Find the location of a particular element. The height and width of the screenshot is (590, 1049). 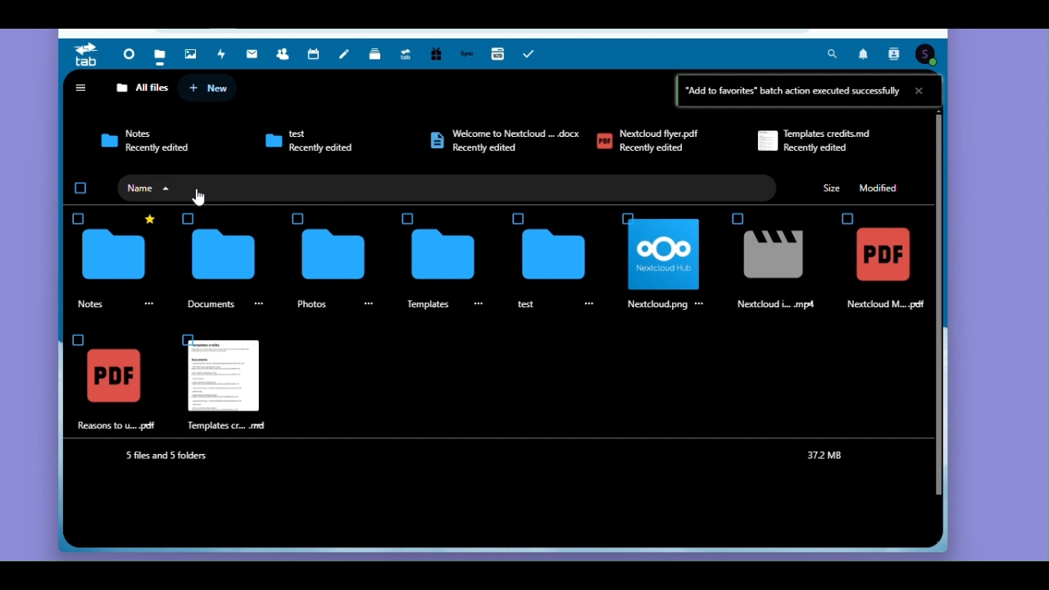

Notes is located at coordinates (215, 303).